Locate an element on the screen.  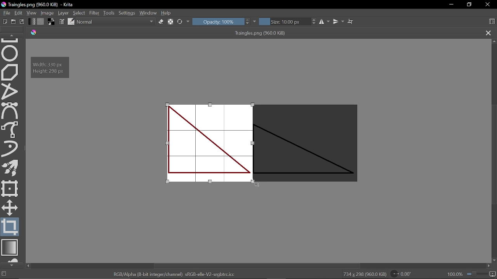
Width: 330 px Height: 298 px is located at coordinates (50, 67).